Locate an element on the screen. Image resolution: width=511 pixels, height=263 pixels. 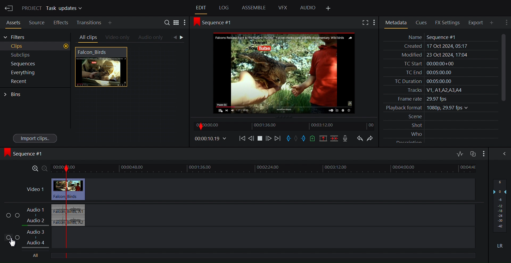
Sequence #1 is located at coordinates (216, 23).